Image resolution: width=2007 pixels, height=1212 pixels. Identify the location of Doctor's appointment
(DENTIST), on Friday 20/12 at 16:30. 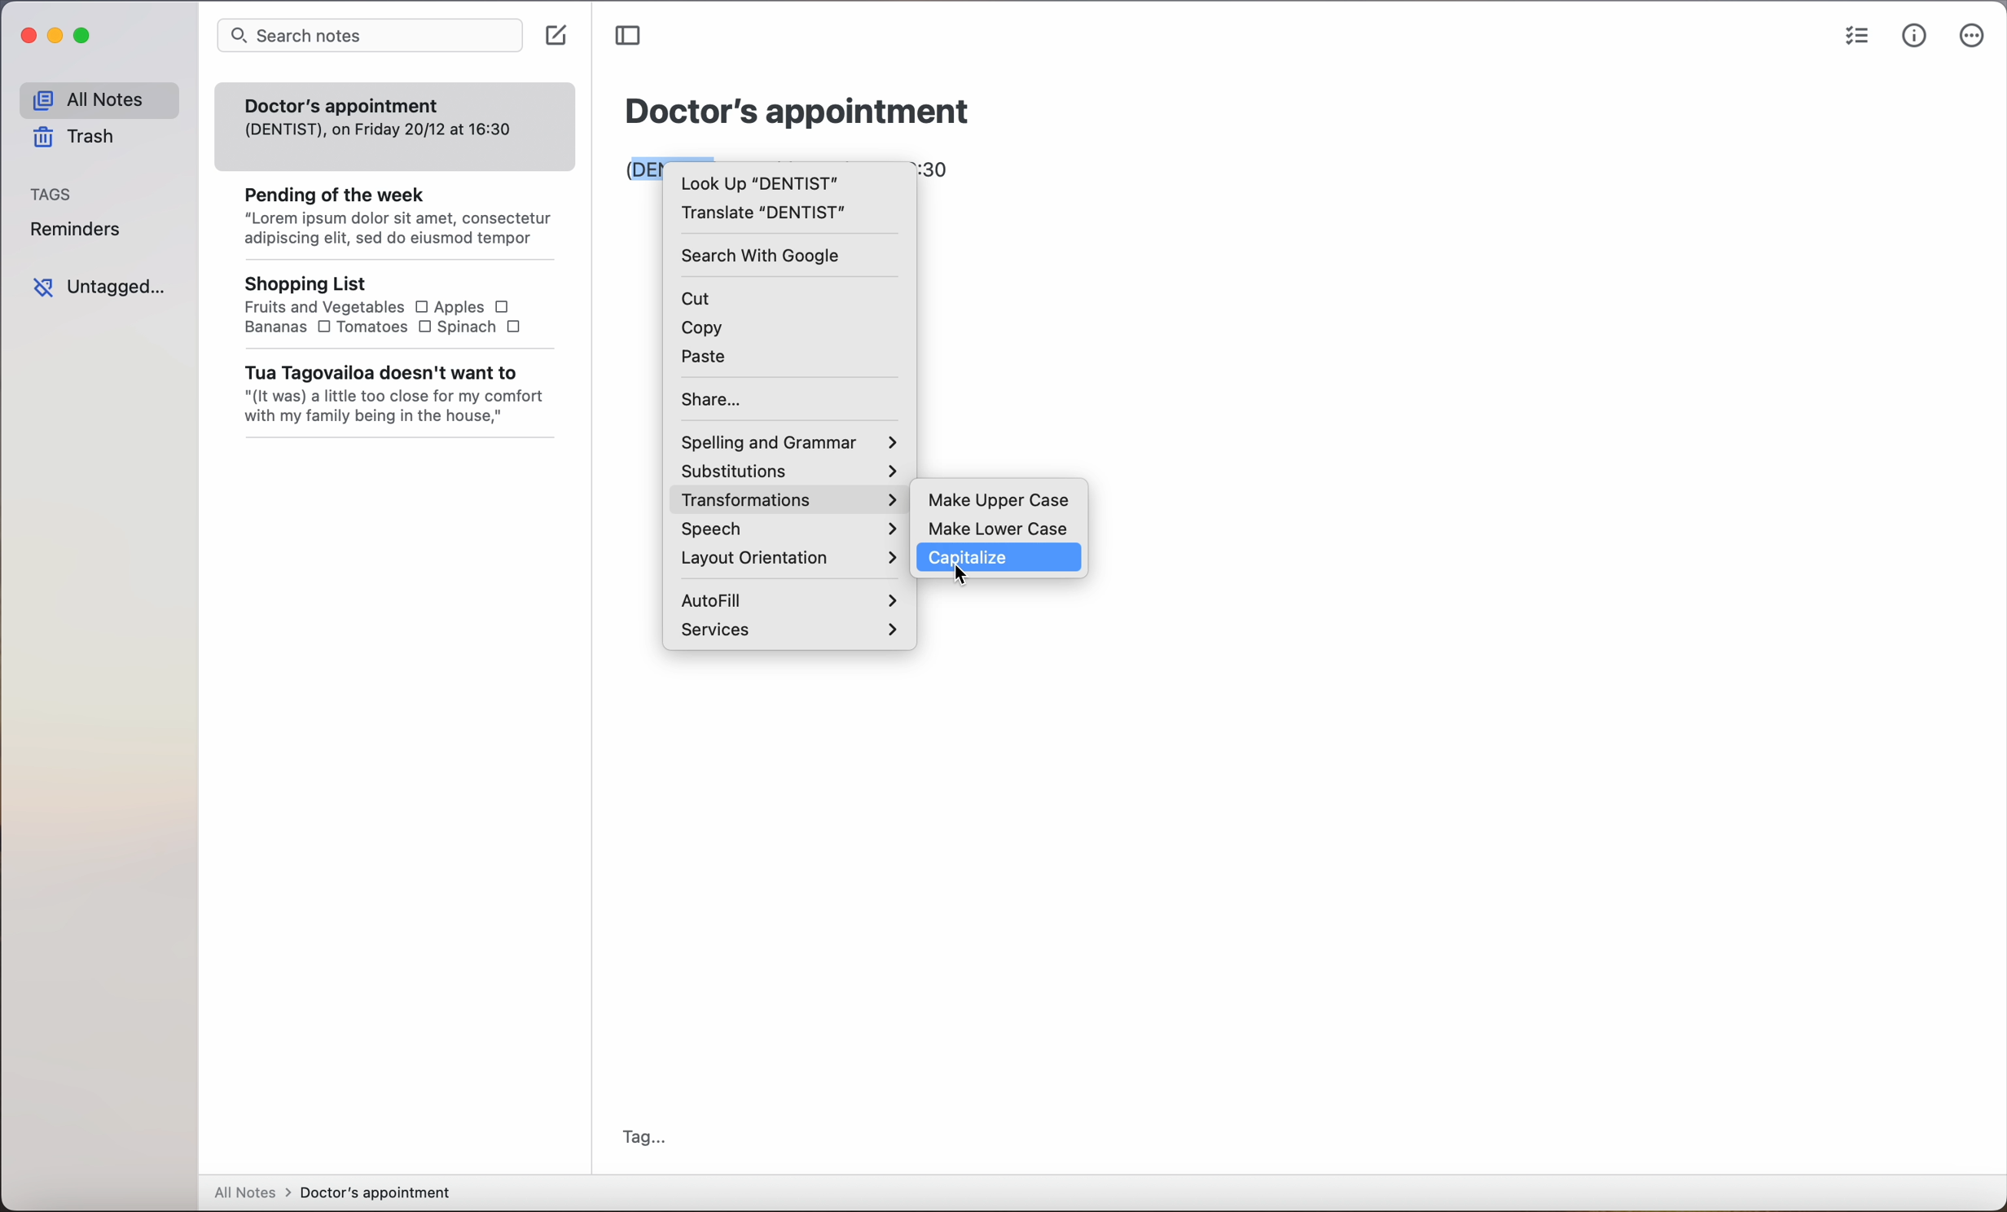
(378, 115).